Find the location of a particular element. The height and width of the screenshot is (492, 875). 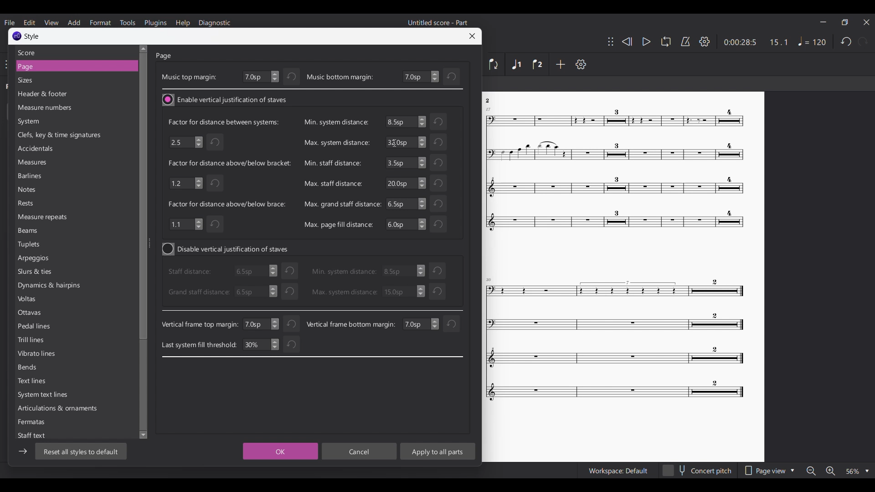

Rests is located at coordinates (42, 205).